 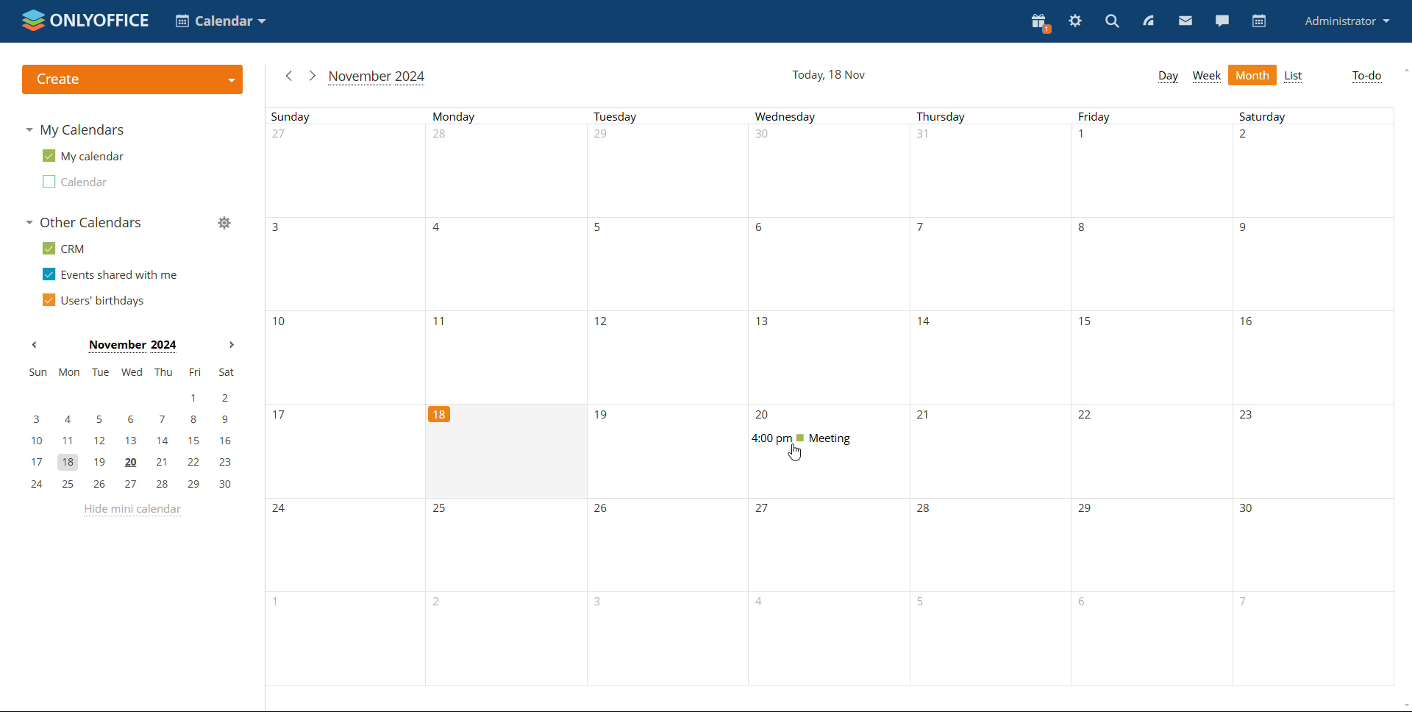 What do you see at coordinates (1366, 77) in the screenshot?
I see `to-do` at bounding box center [1366, 77].